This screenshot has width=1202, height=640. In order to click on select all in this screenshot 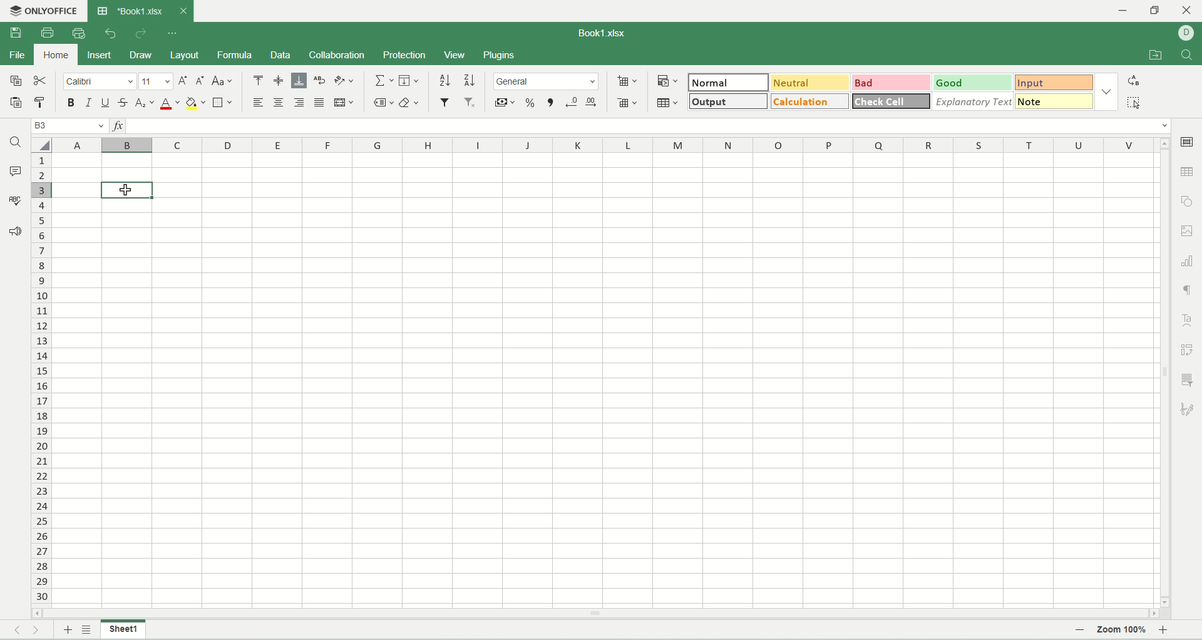, I will do `click(1138, 103)`.